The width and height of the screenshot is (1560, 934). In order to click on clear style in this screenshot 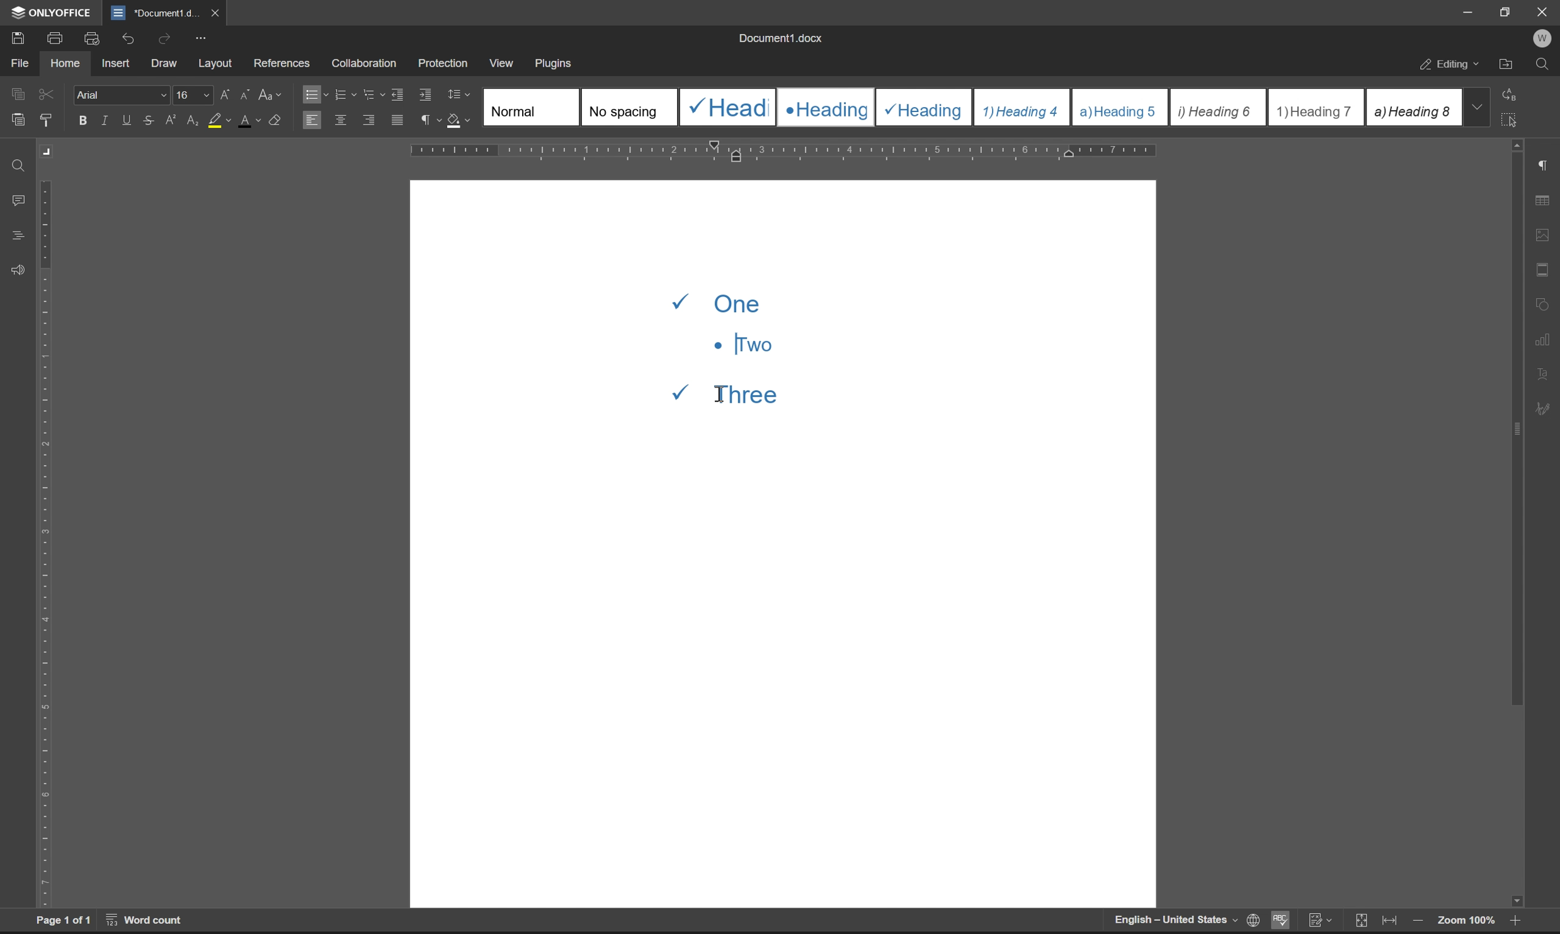, I will do `click(276, 118)`.